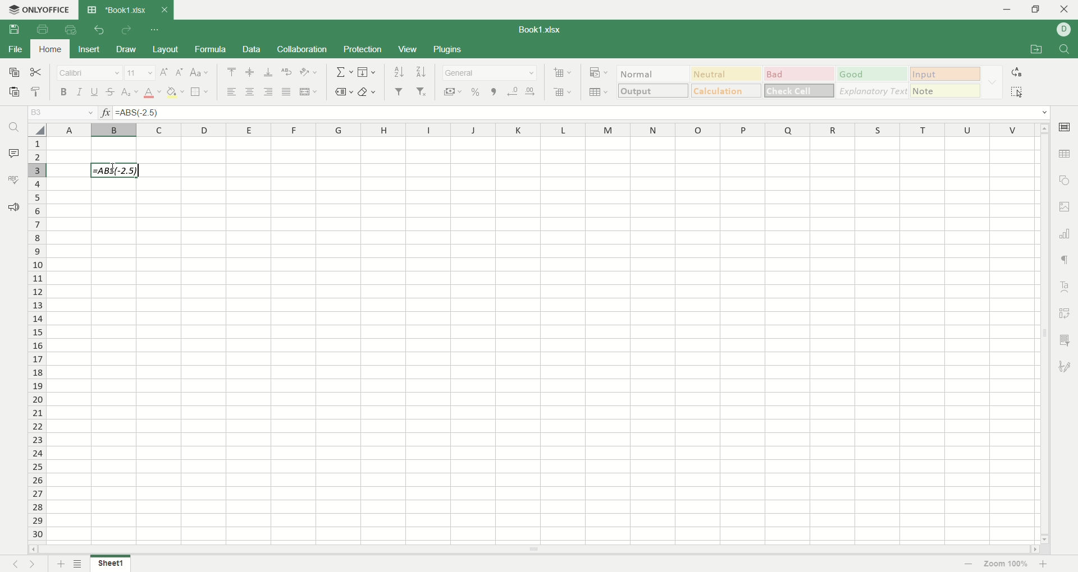 The width and height of the screenshot is (1078, 572). What do you see at coordinates (454, 93) in the screenshot?
I see `currency style` at bounding box center [454, 93].